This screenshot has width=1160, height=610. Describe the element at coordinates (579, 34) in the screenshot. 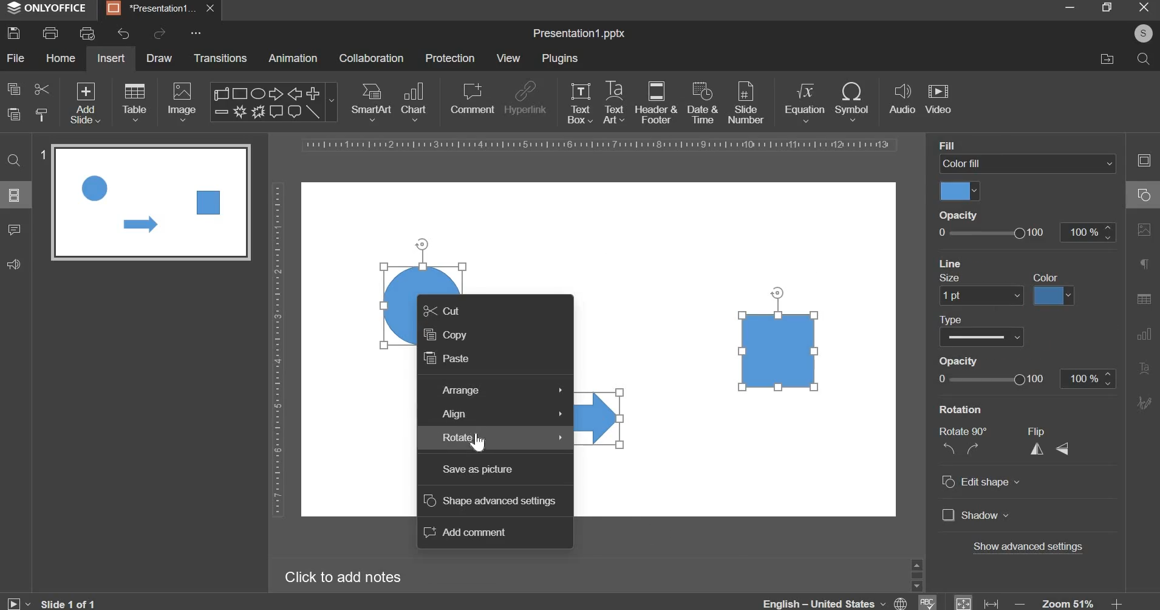

I see `Presentation1.pptx` at that location.